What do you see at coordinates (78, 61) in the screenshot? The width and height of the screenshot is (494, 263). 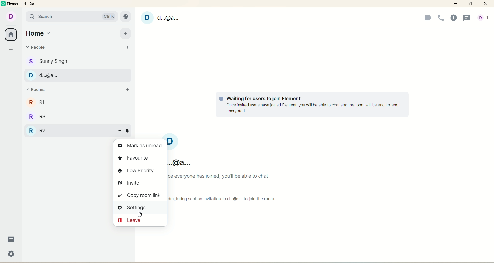 I see `sunny singh` at bounding box center [78, 61].